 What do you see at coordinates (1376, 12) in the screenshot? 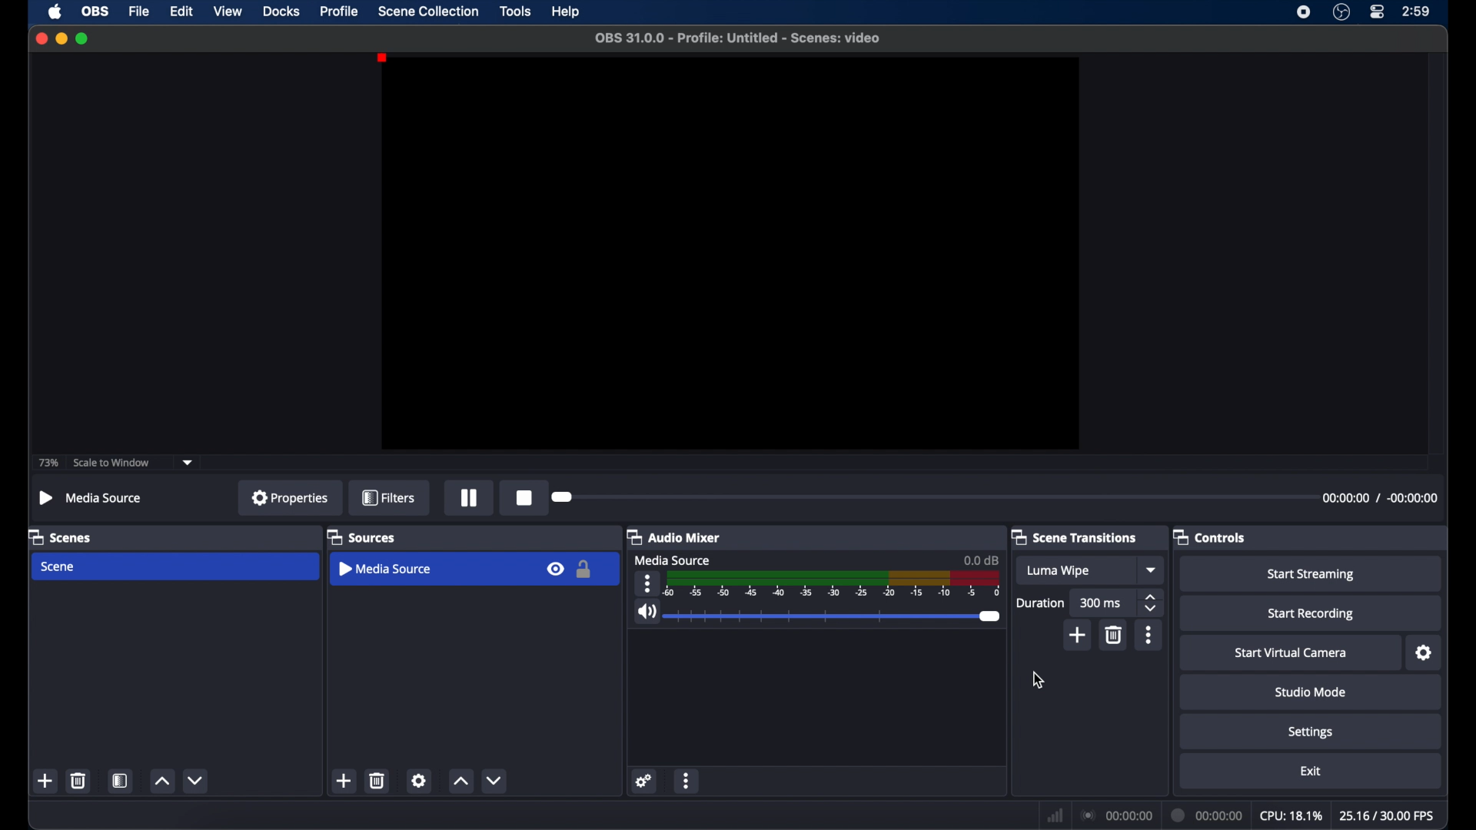
I see `control center` at bounding box center [1376, 12].